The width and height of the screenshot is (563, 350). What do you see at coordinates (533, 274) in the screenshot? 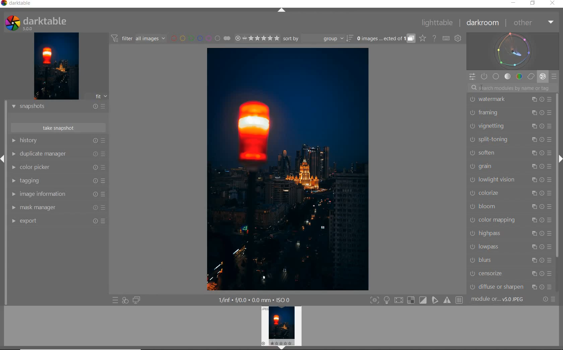
I see `Multiple instance` at bounding box center [533, 274].